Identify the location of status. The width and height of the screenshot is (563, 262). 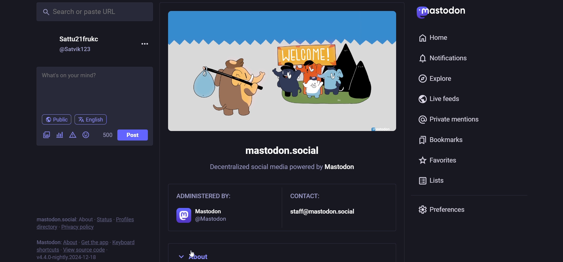
(103, 219).